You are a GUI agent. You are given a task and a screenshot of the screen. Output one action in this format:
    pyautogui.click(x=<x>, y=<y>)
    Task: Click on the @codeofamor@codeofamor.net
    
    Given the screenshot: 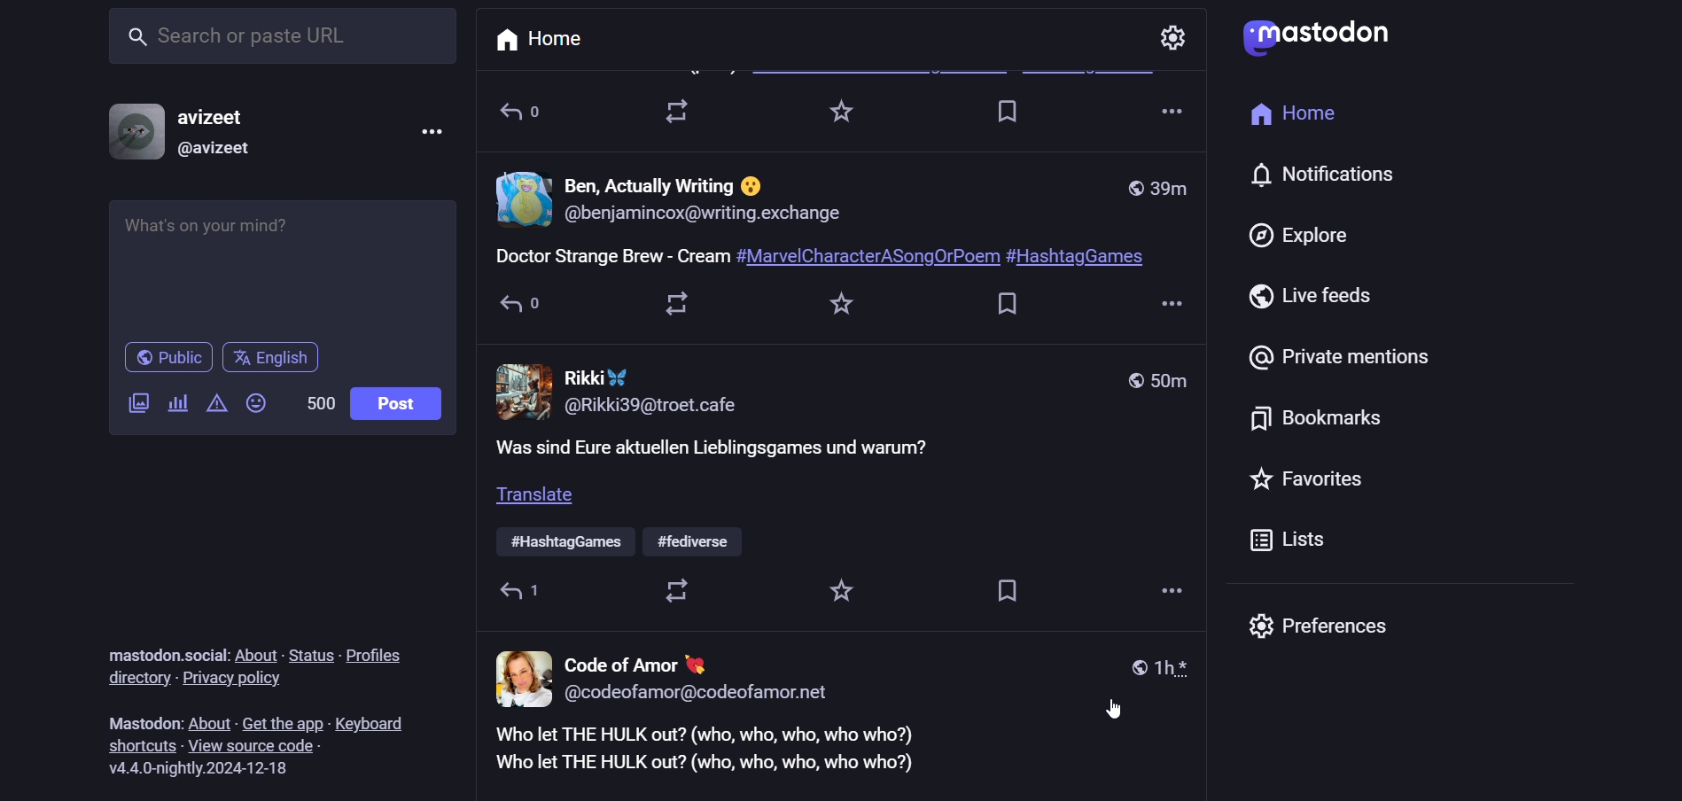 What is the action you would take?
    pyautogui.click(x=700, y=696)
    